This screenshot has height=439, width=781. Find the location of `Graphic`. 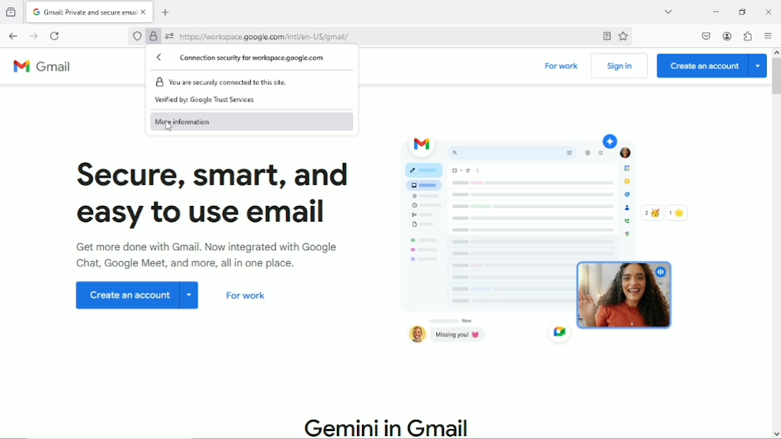

Graphic is located at coordinates (542, 240).